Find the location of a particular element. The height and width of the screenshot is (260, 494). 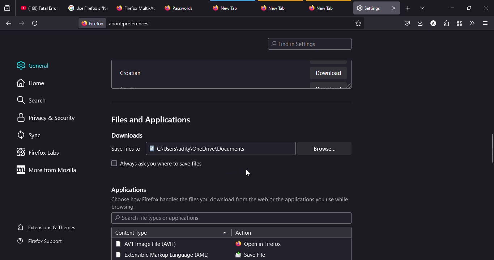

tab is located at coordinates (87, 8).